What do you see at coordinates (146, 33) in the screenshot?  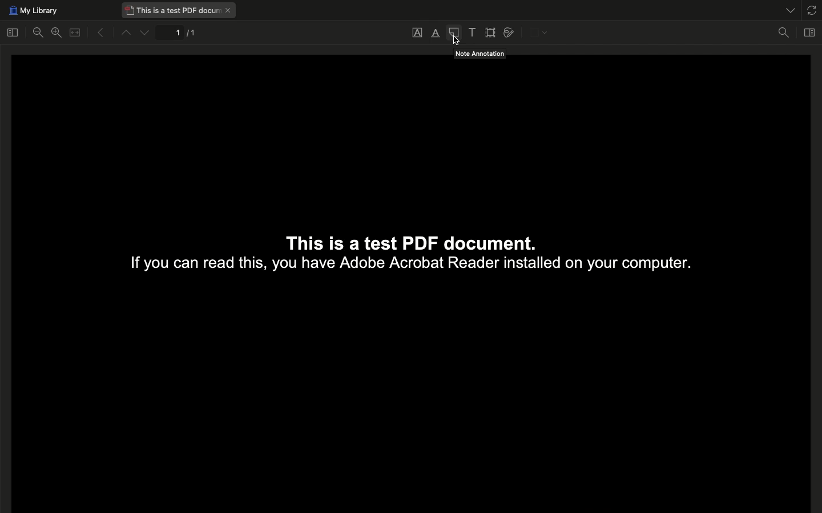 I see `Down` at bounding box center [146, 33].